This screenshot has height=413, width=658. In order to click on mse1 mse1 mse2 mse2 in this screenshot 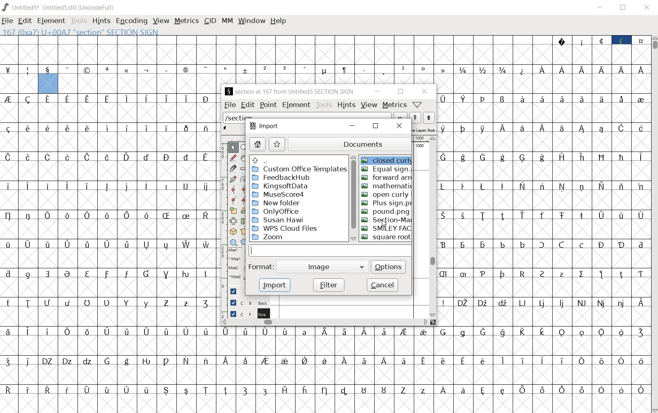, I will do `click(237, 266)`.